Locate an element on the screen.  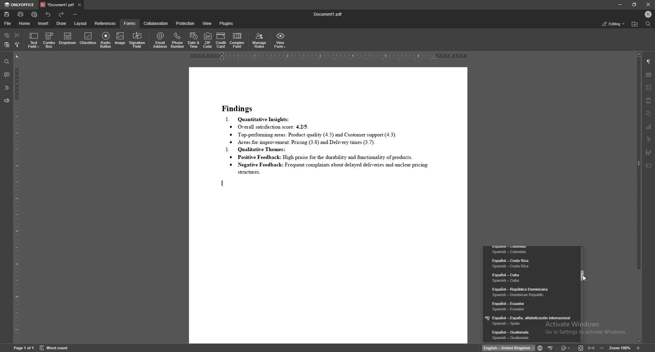
text field is located at coordinates (34, 40).